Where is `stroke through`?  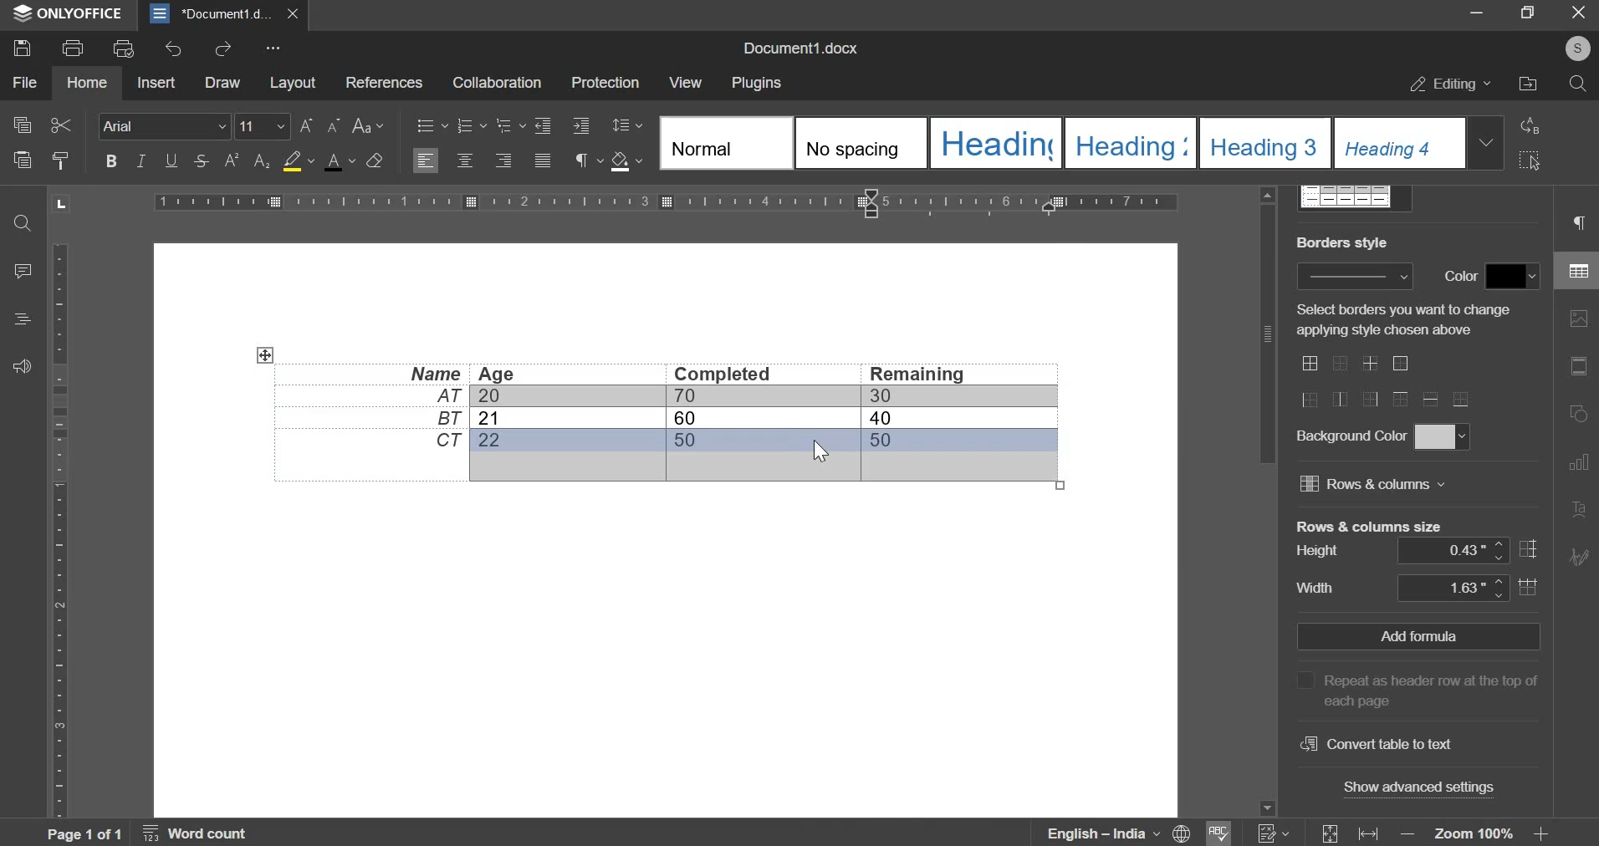
stroke through is located at coordinates (199, 161).